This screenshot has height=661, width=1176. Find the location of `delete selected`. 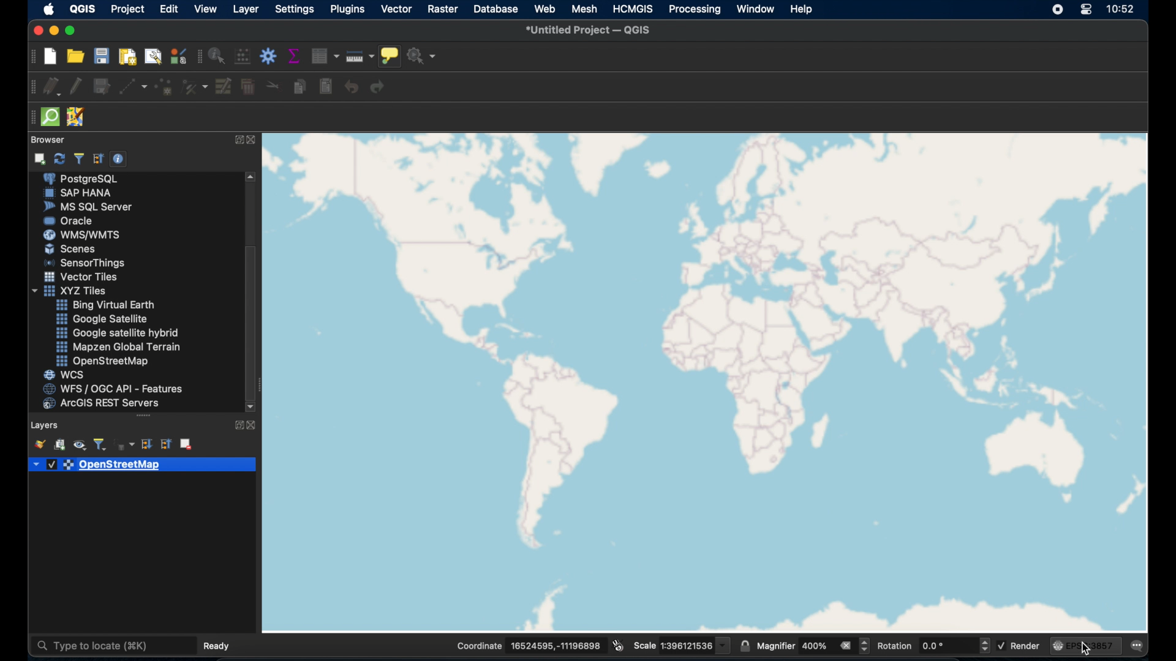

delete selected is located at coordinates (247, 89).